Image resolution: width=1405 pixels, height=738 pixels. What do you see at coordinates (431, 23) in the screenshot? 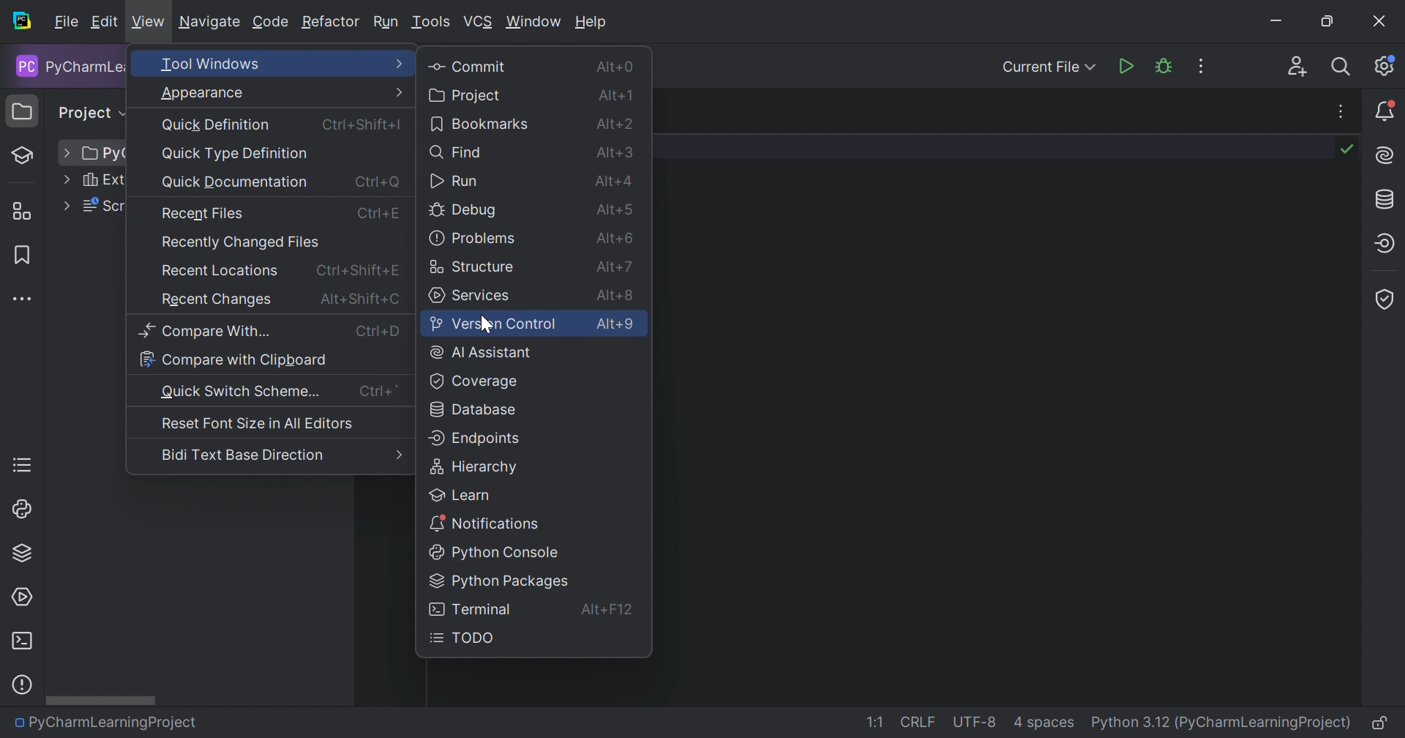
I see `Tools` at bounding box center [431, 23].